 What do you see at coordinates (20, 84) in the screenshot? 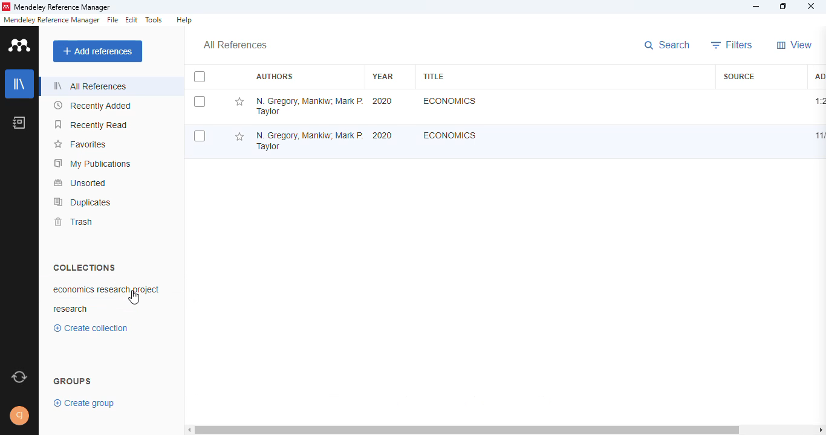
I see `library` at bounding box center [20, 84].